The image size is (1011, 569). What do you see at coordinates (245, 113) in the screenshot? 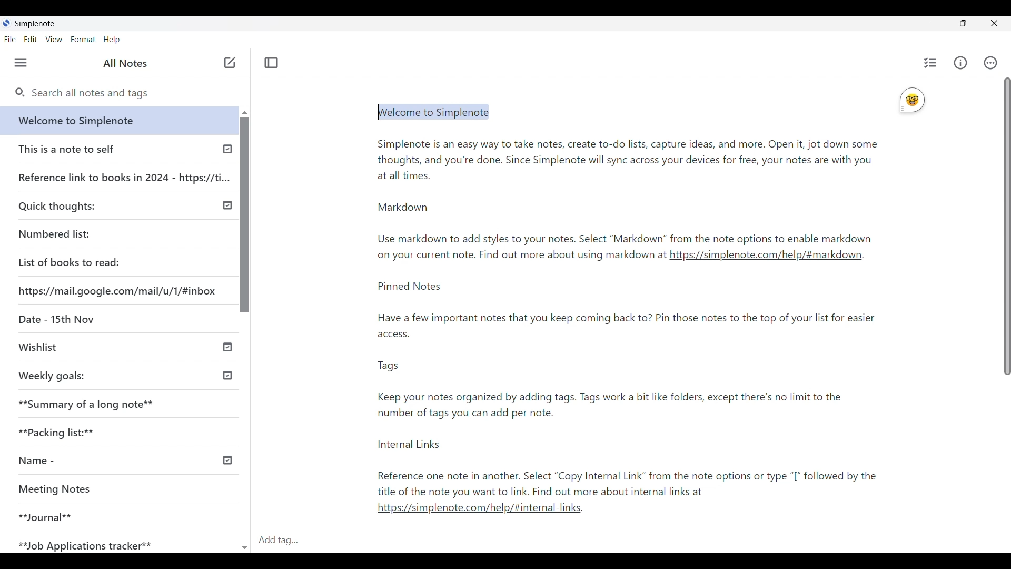
I see `Quick slide to top` at bounding box center [245, 113].